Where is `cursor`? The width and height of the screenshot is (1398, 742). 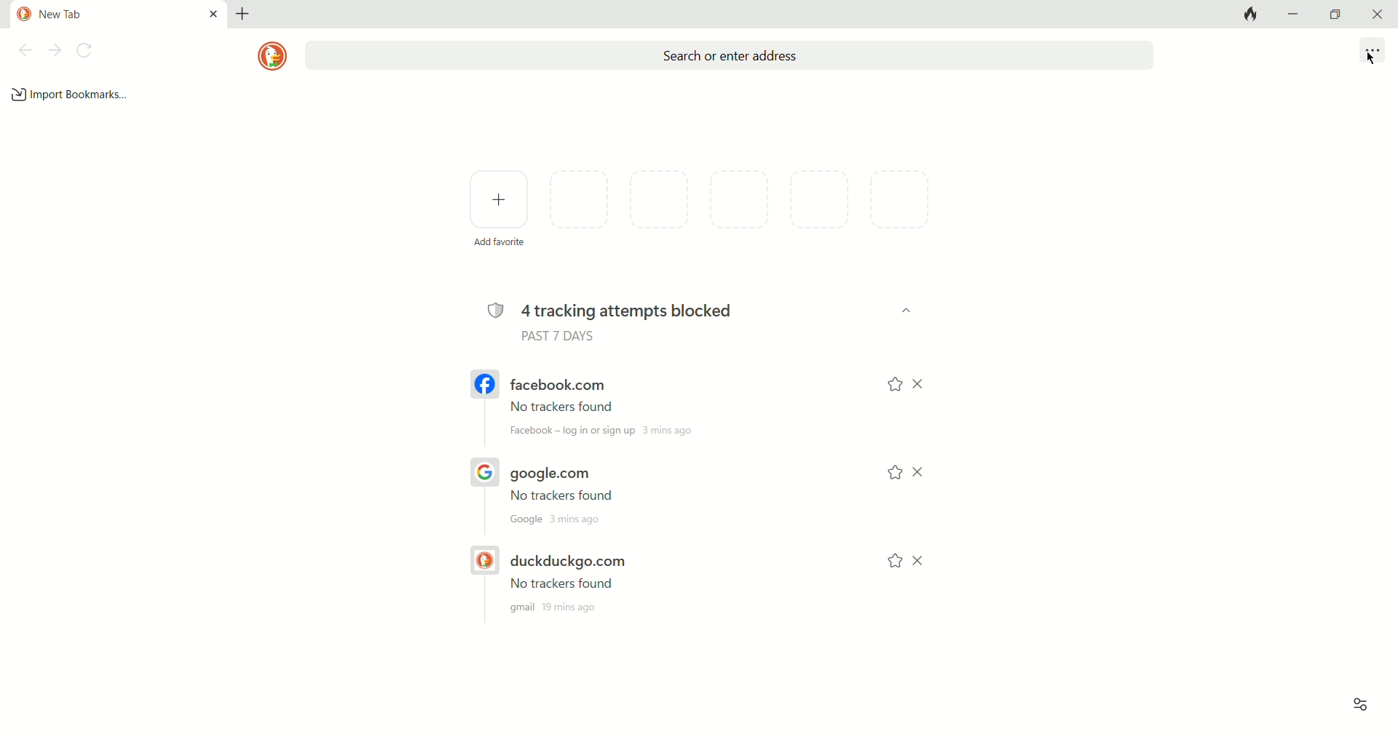
cursor is located at coordinates (1374, 55).